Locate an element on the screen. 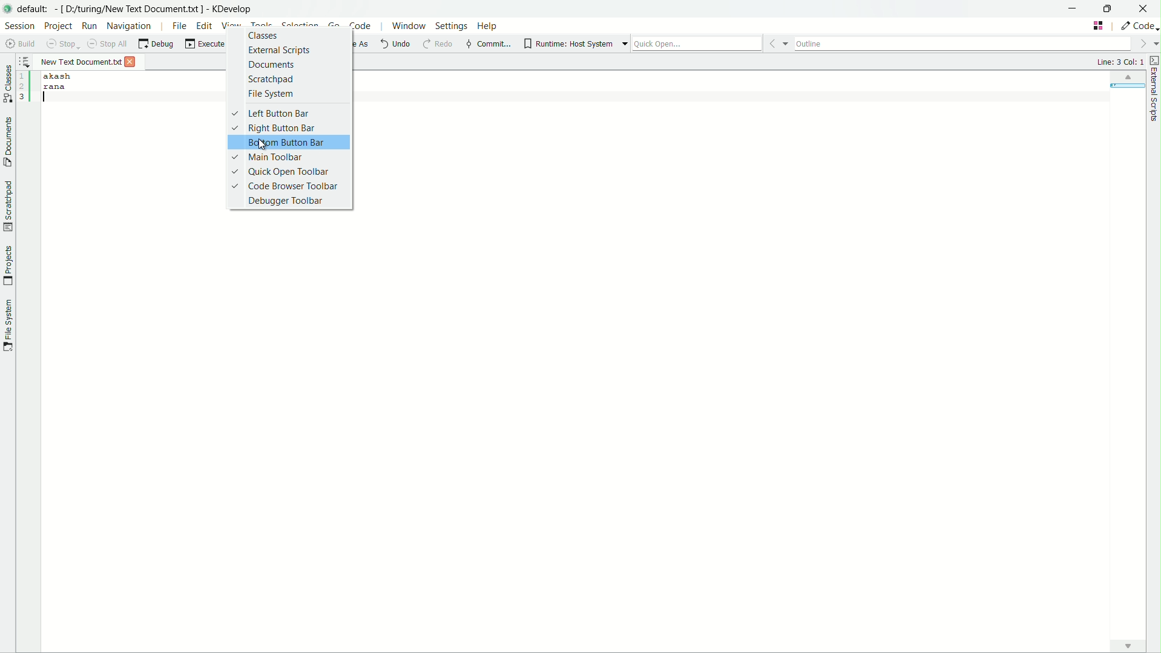 The image size is (1161, 653). settings menu is located at coordinates (452, 26).